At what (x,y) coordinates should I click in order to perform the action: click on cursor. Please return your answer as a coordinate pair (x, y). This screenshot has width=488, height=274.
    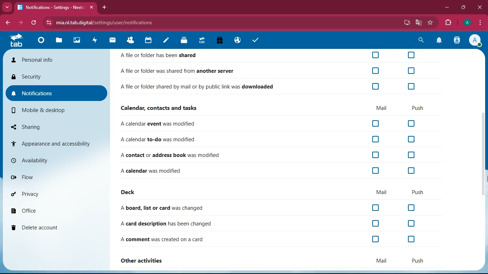
    Looking at the image, I should click on (485, 178).